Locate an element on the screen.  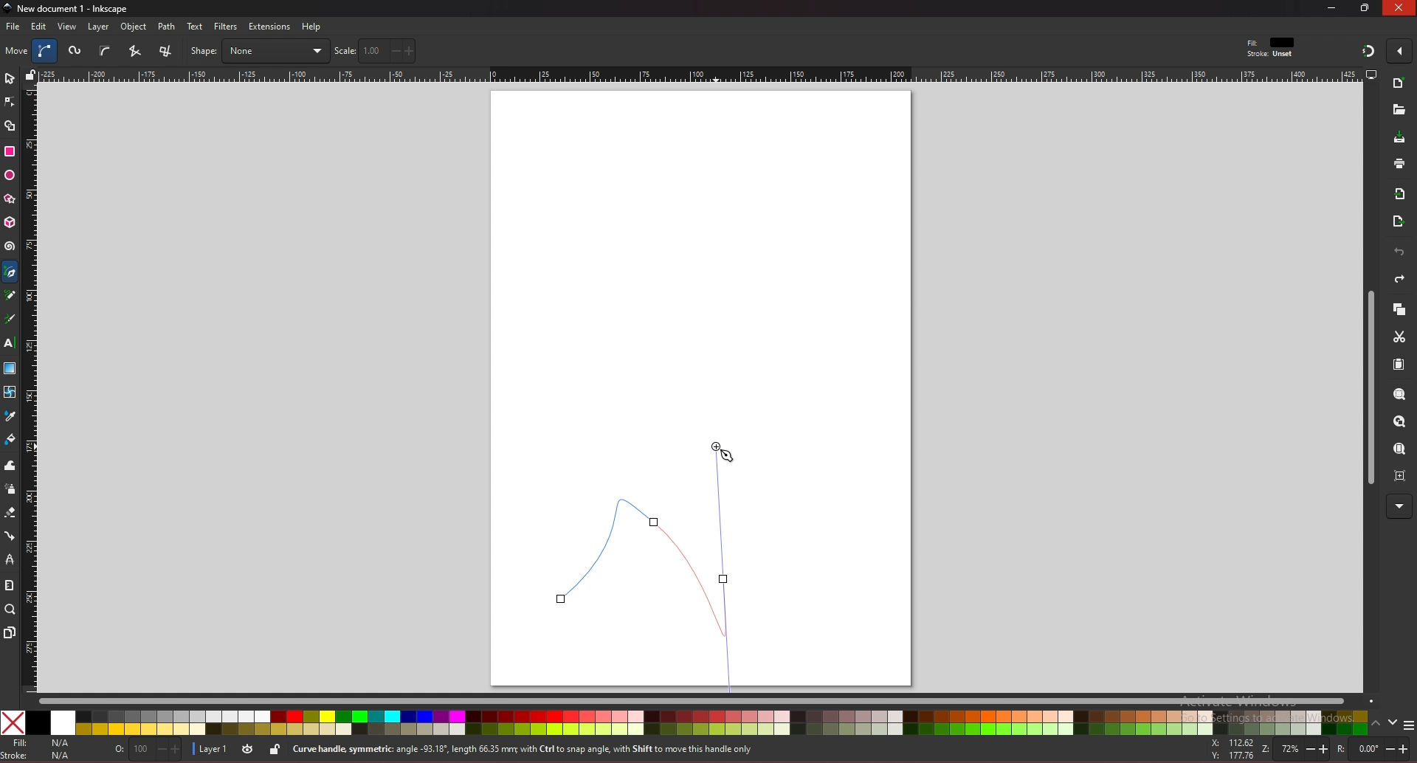
mesh is located at coordinates (9, 392).